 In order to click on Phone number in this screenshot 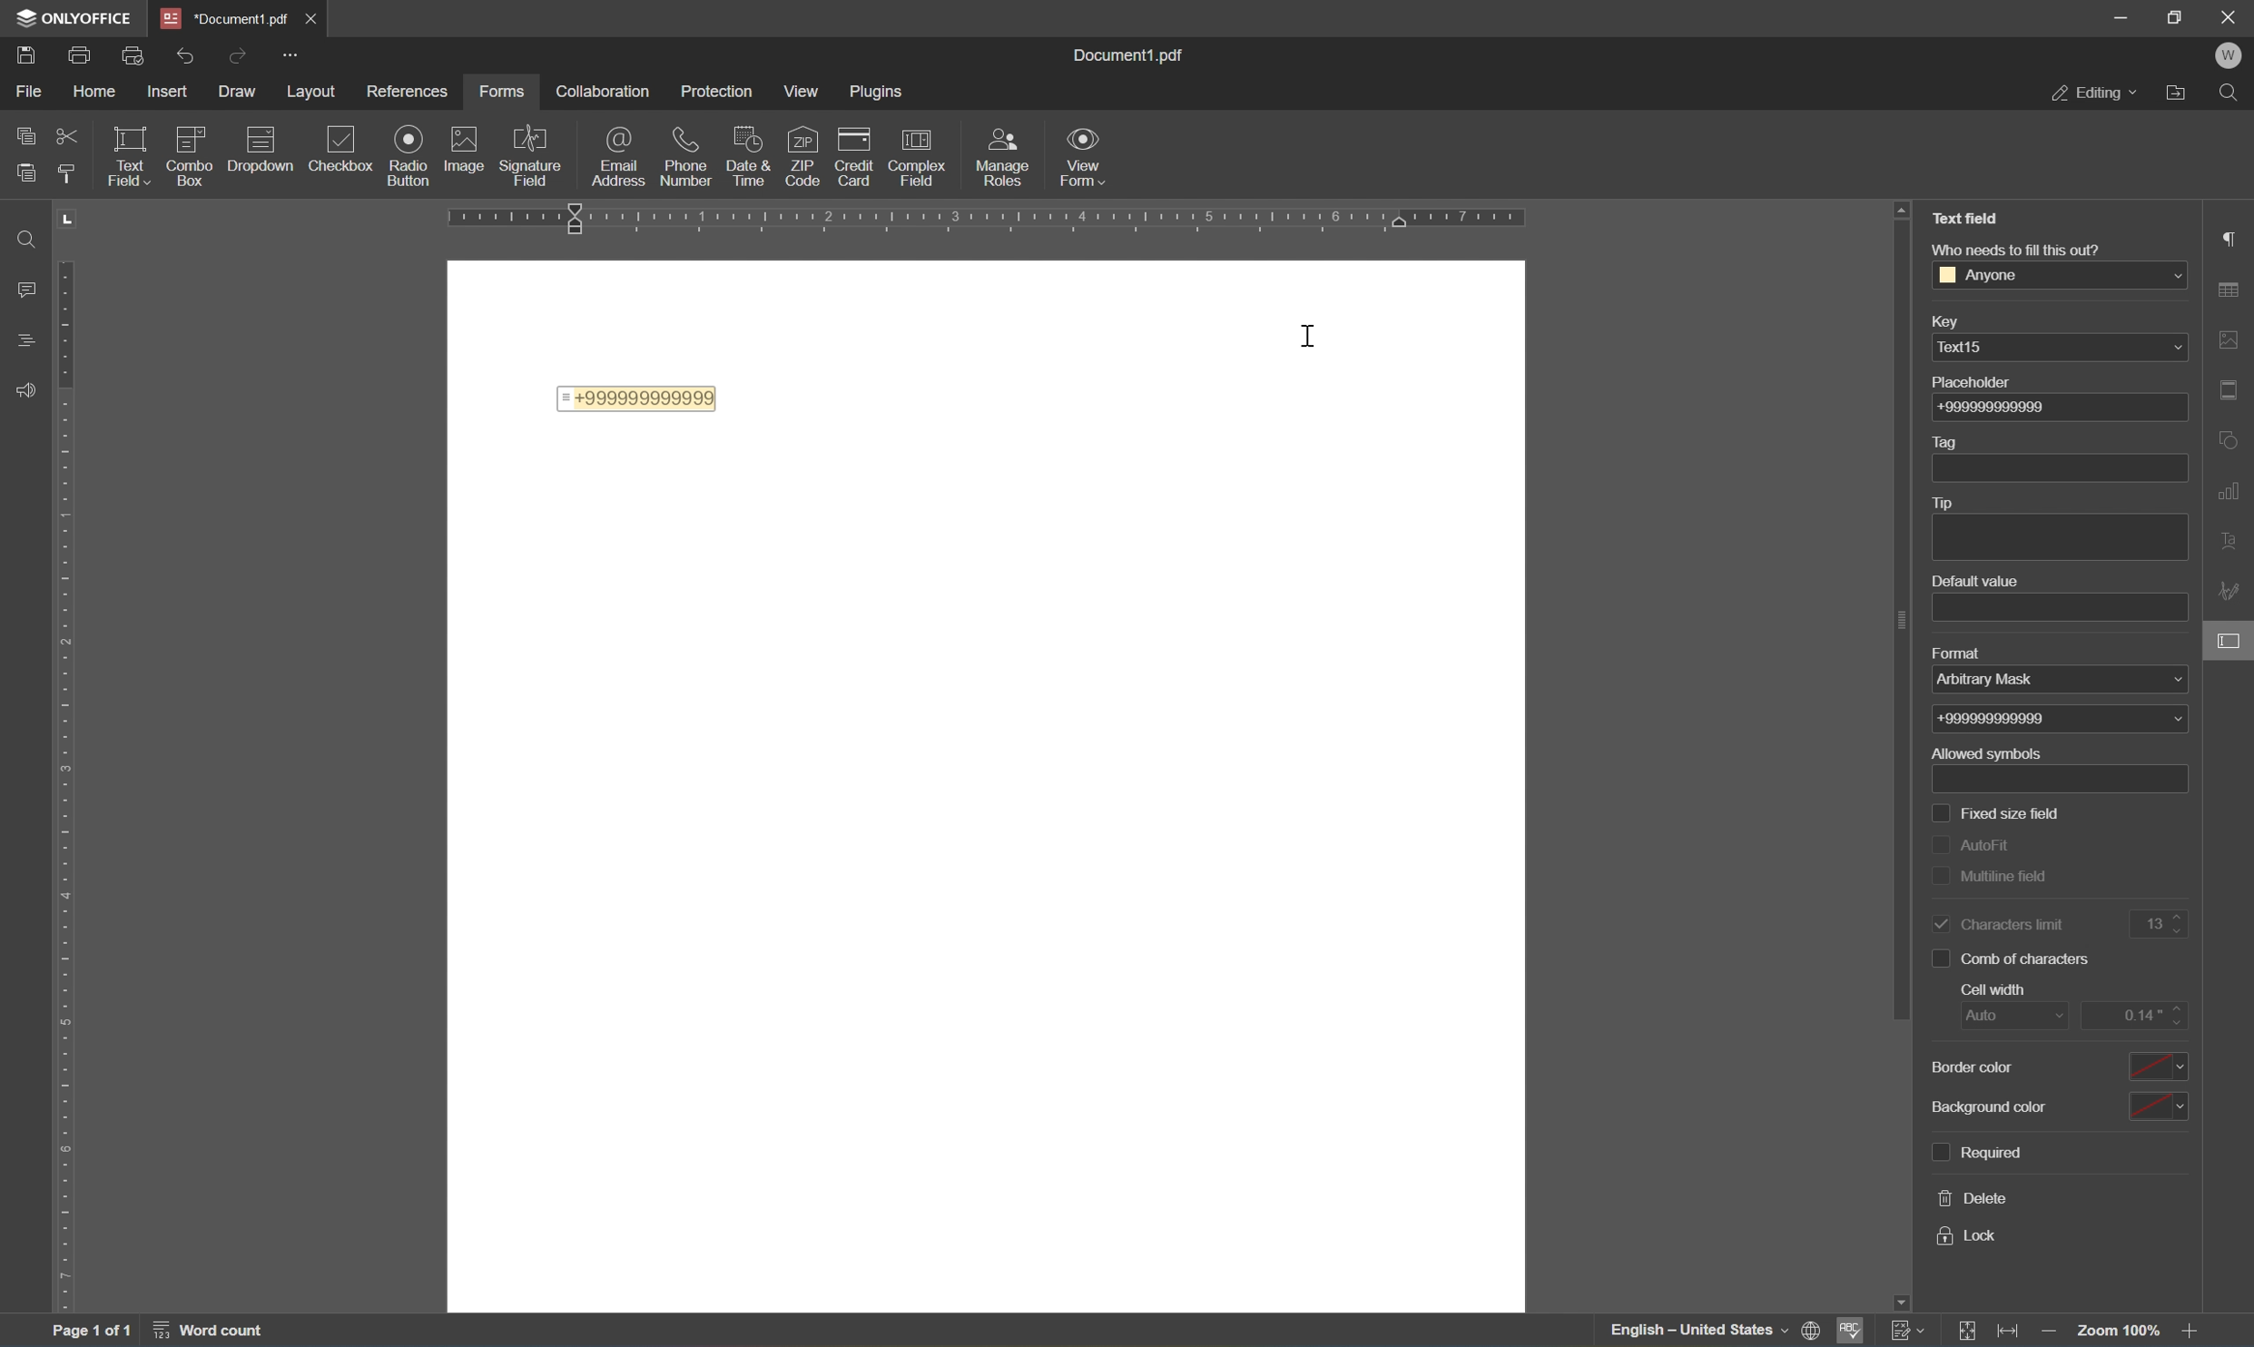, I will do `click(2029, 750)`.